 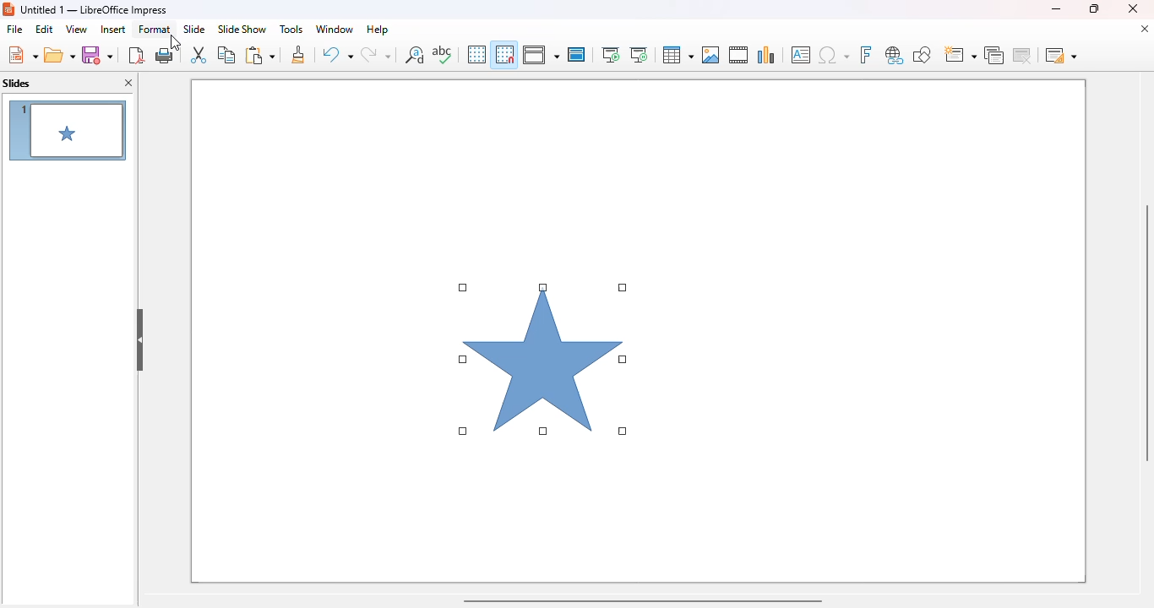 What do you see at coordinates (639, 55) in the screenshot?
I see `start from current slide` at bounding box center [639, 55].